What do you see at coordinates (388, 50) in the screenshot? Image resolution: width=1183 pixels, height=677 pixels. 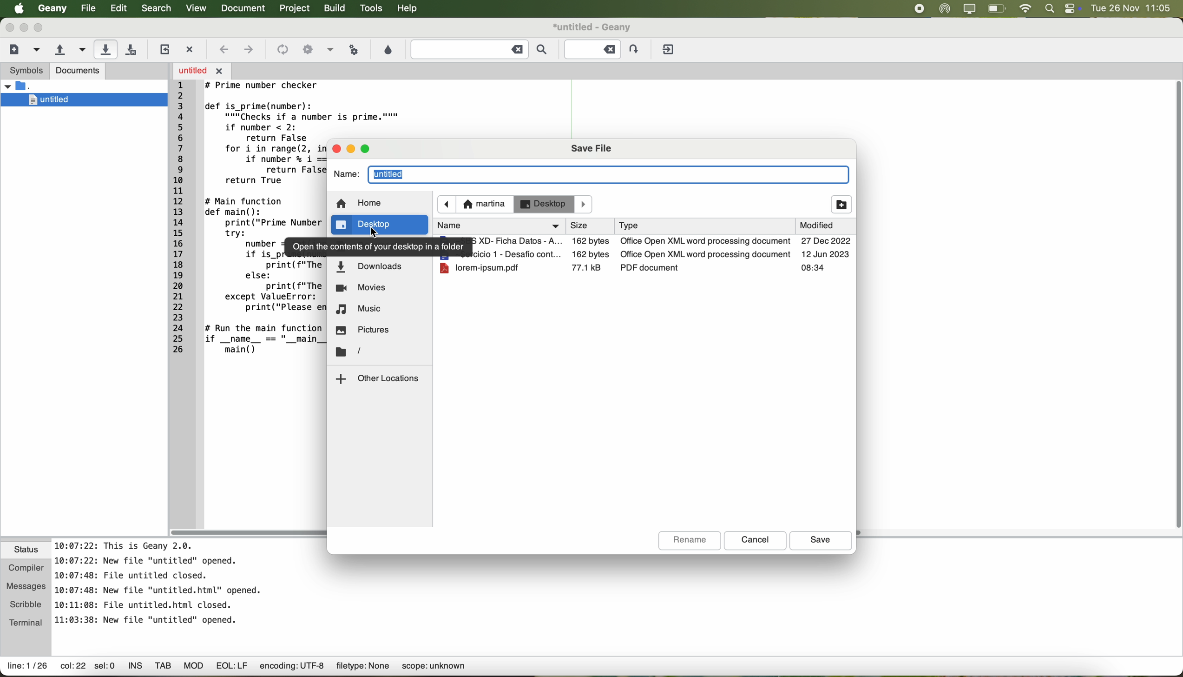 I see `choose color` at bounding box center [388, 50].